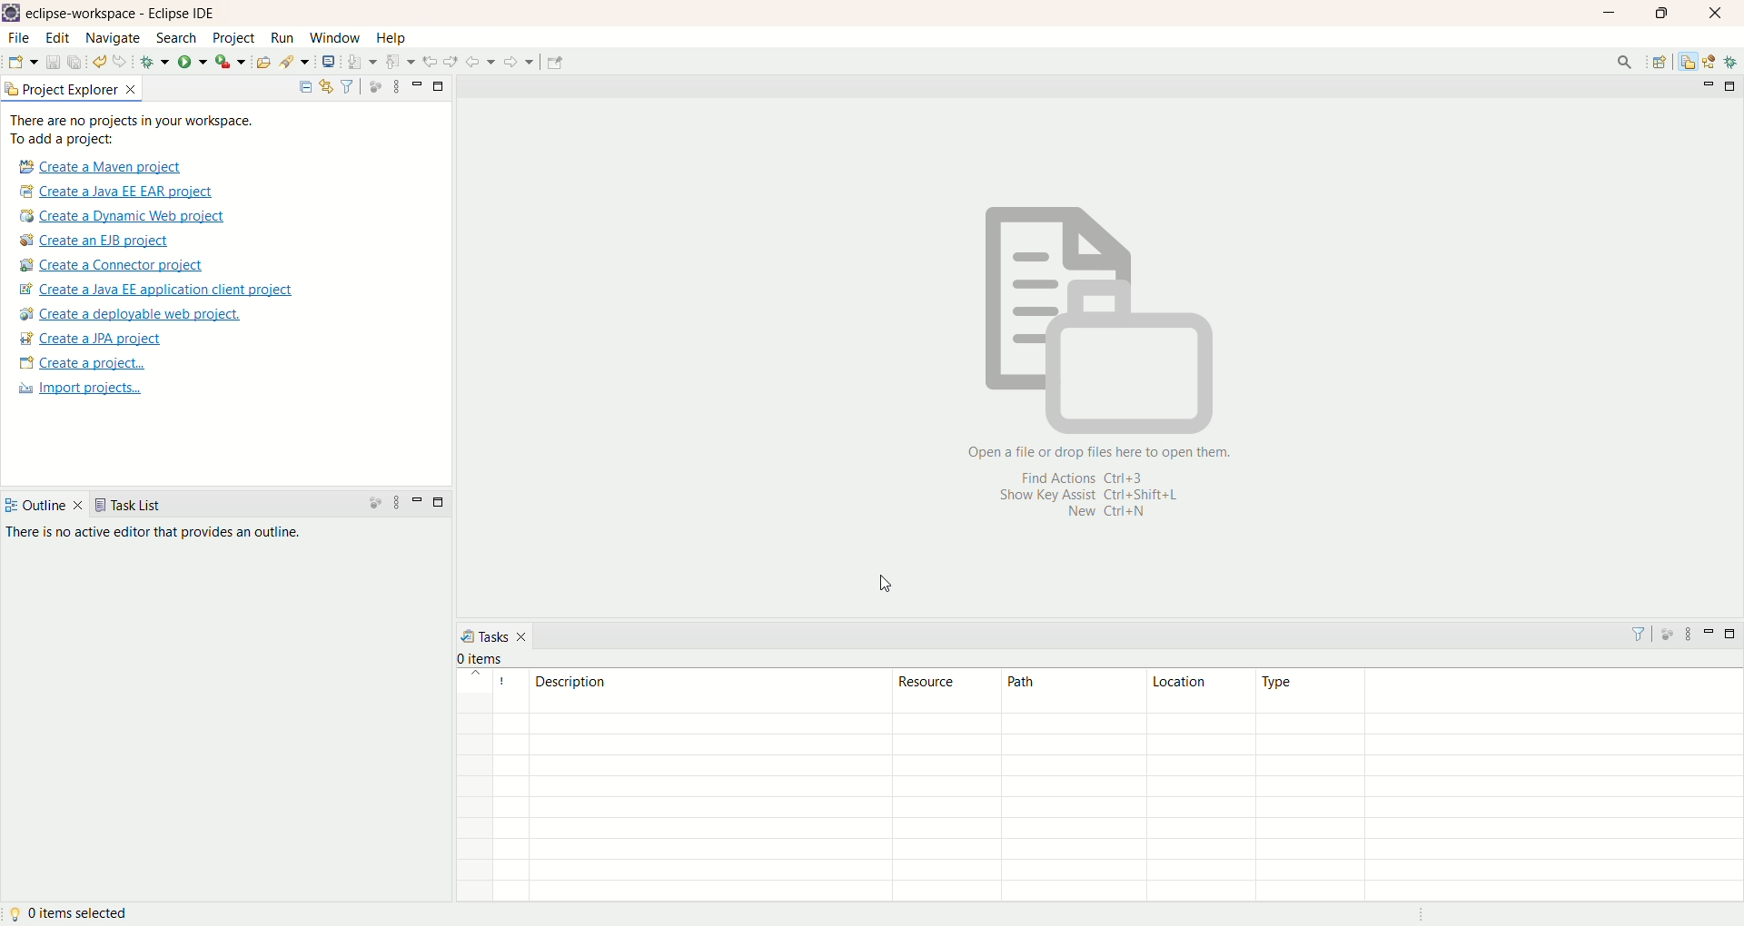  I want to click on previous annotation, so click(400, 61).